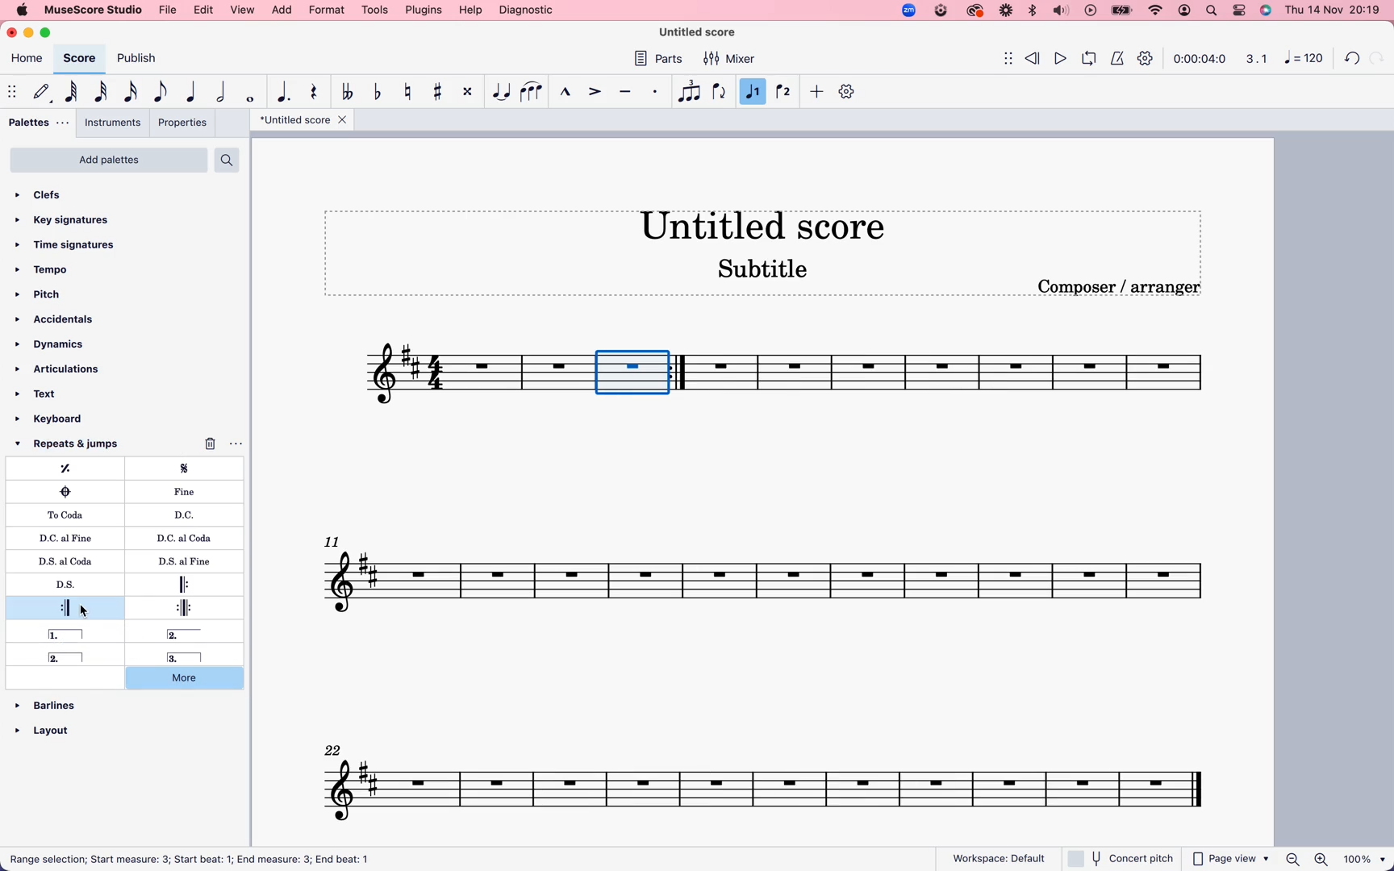  I want to click on voice 1, so click(753, 92).